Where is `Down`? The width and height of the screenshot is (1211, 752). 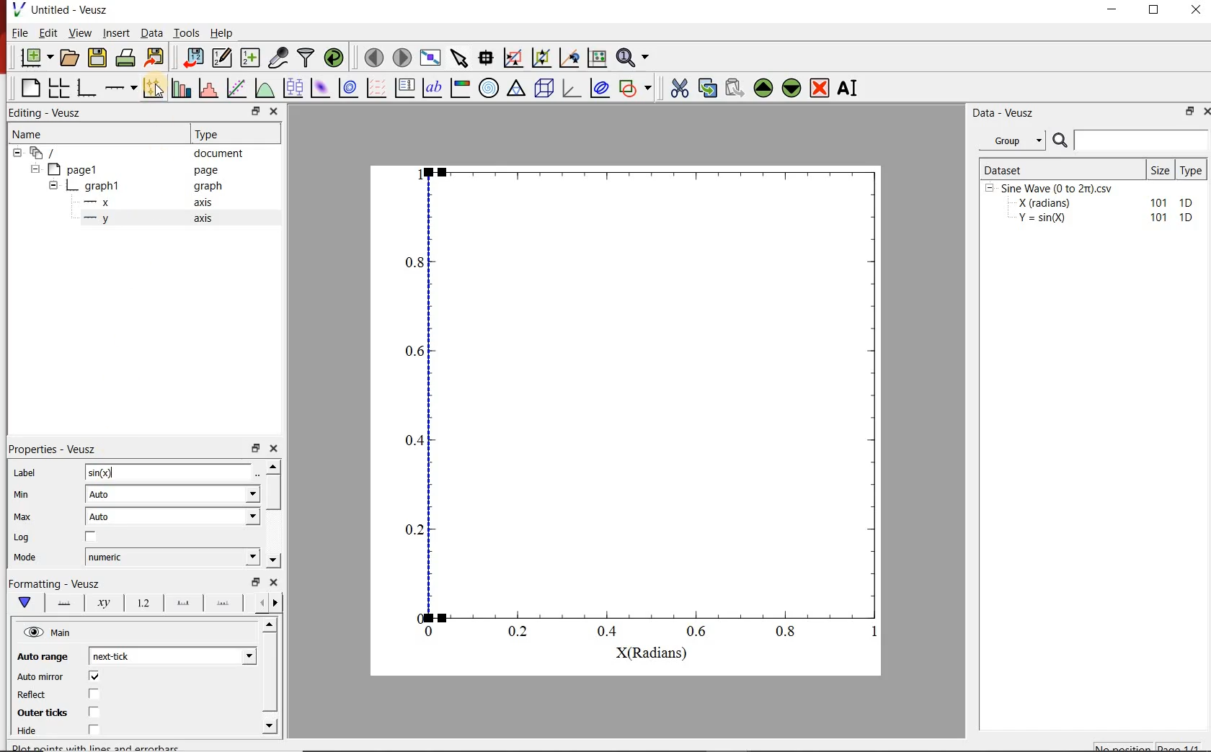
Down is located at coordinates (271, 725).